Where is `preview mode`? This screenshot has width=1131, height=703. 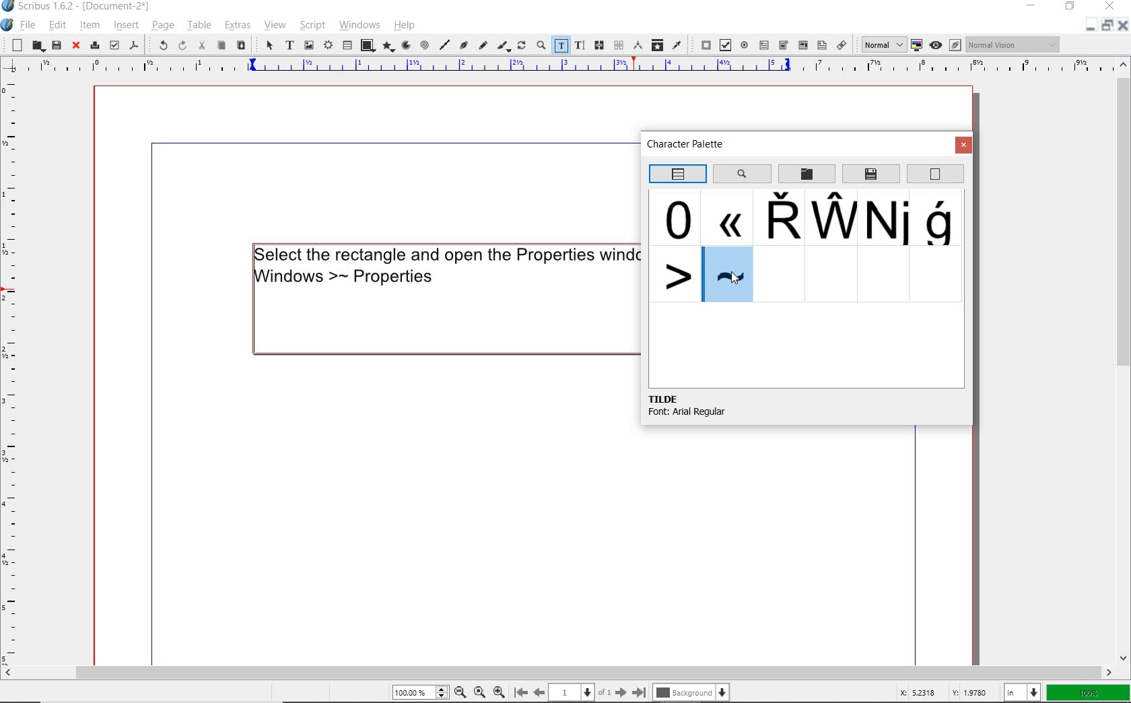 preview mode is located at coordinates (945, 45).